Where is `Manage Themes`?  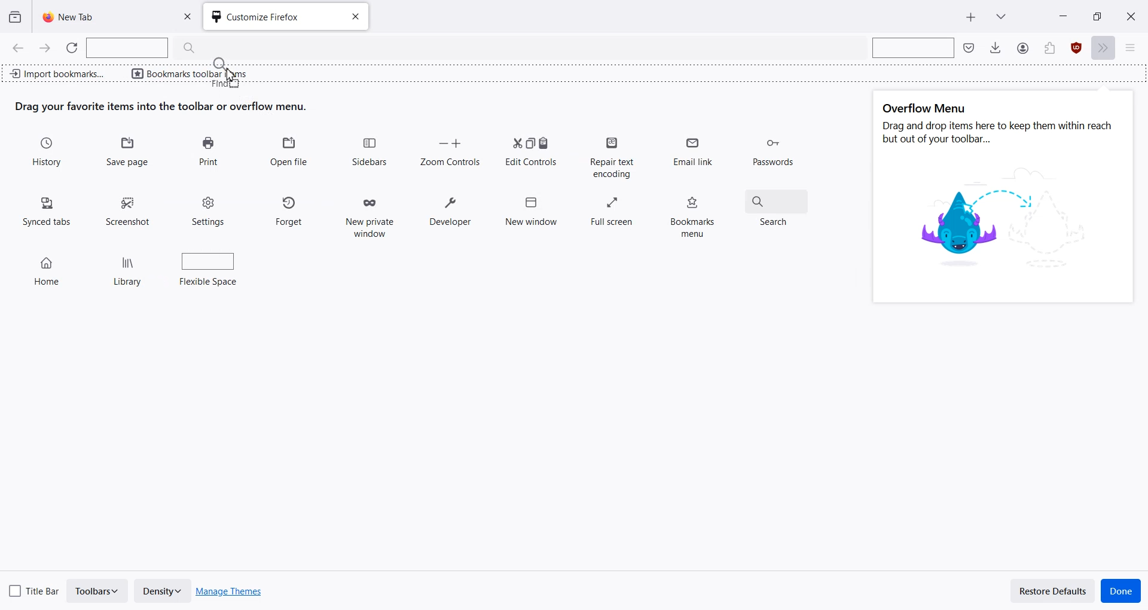
Manage Themes is located at coordinates (230, 591).